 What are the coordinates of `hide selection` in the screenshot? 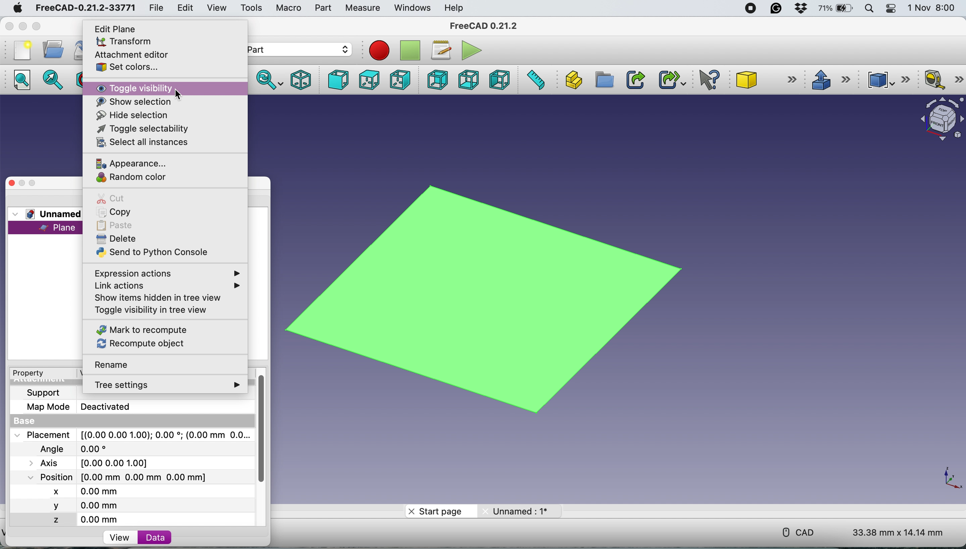 It's located at (130, 115).